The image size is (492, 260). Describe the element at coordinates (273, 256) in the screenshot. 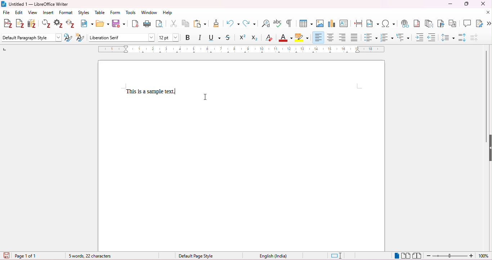

I see `language` at that location.